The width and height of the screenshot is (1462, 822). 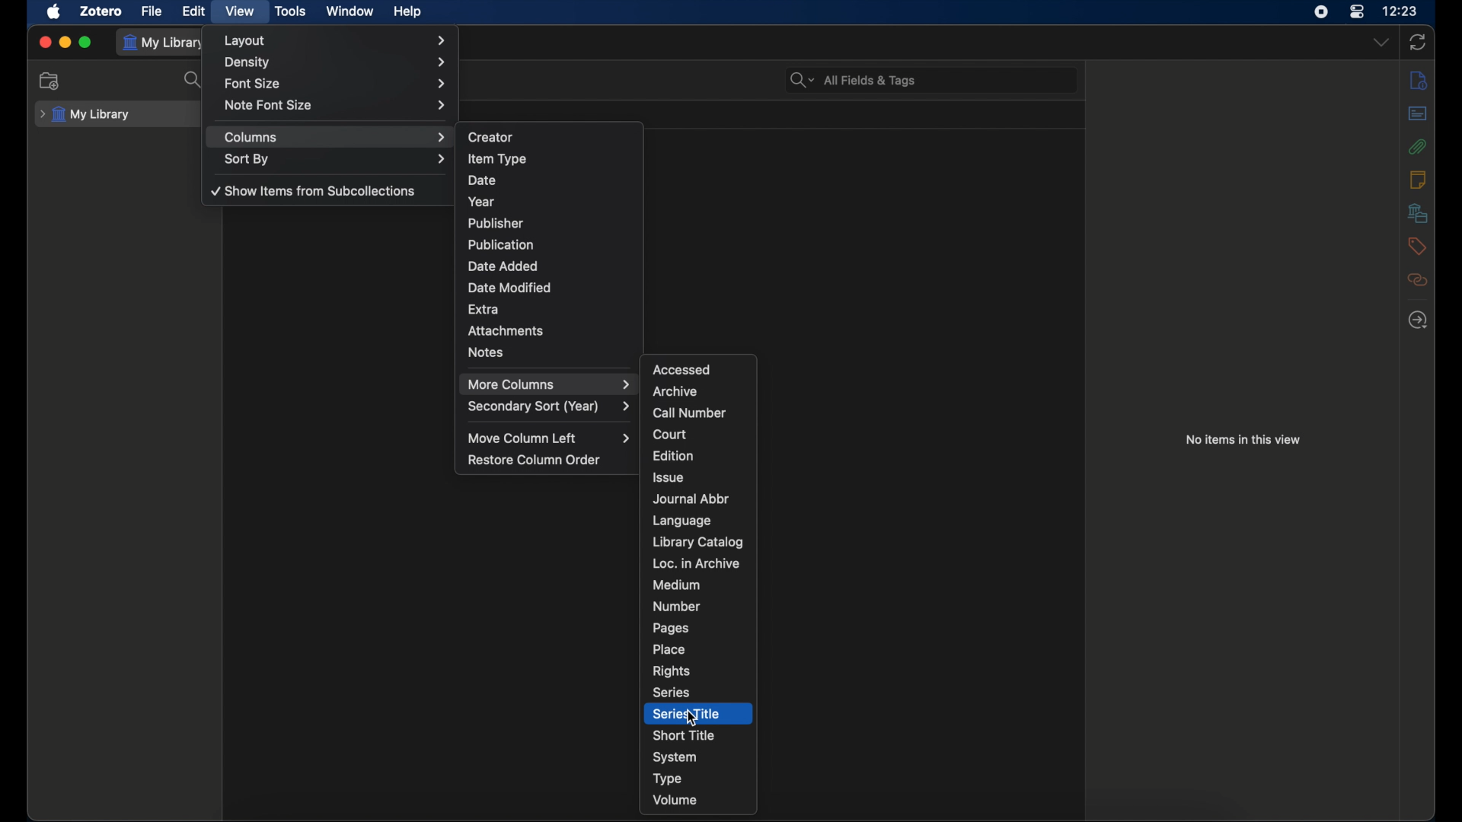 What do you see at coordinates (1416, 246) in the screenshot?
I see `tags` at bounding box center [1416, 246].